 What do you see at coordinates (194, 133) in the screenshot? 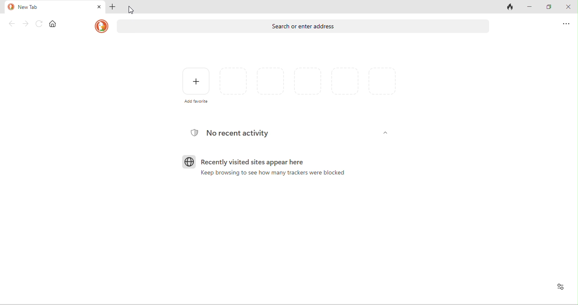
I see `tracking logo` at bounding box center [194, 133].